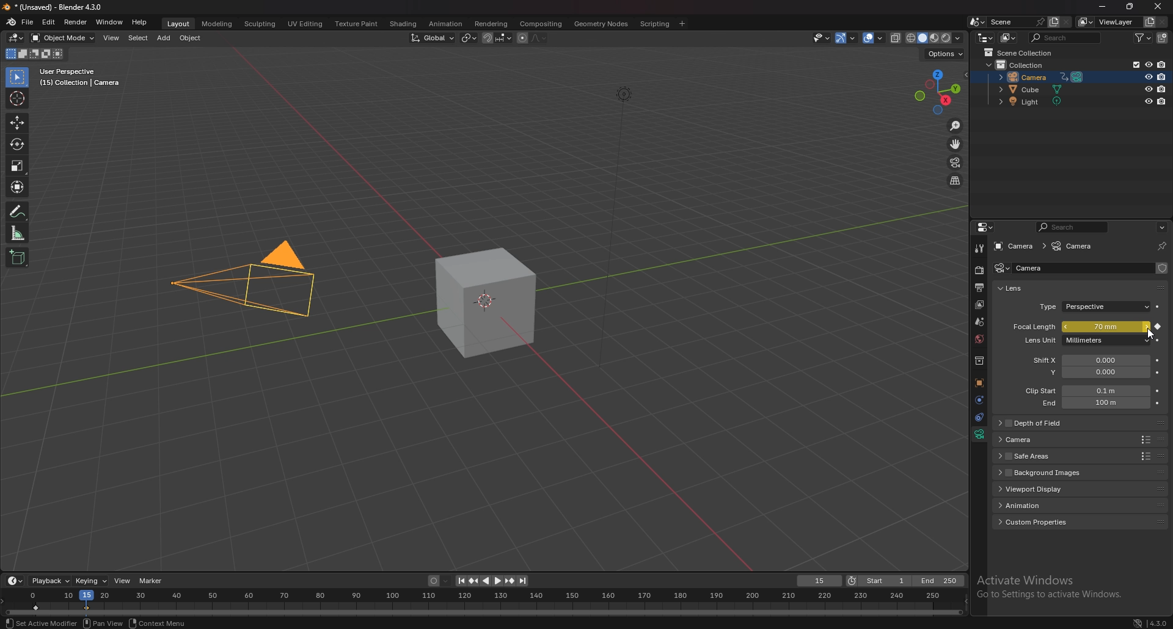 The width and height of the screenshot is (1173, 629). I want to click on options, so click(1161, 226).